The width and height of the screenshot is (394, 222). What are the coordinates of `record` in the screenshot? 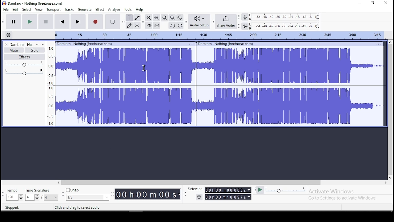 It's located at (95, 21).